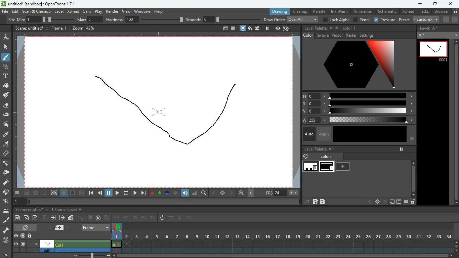 This screenshot has width=459, height=258. Describe the element at coordinates (258, 28) in the screenshot. I see `filme` at that location.